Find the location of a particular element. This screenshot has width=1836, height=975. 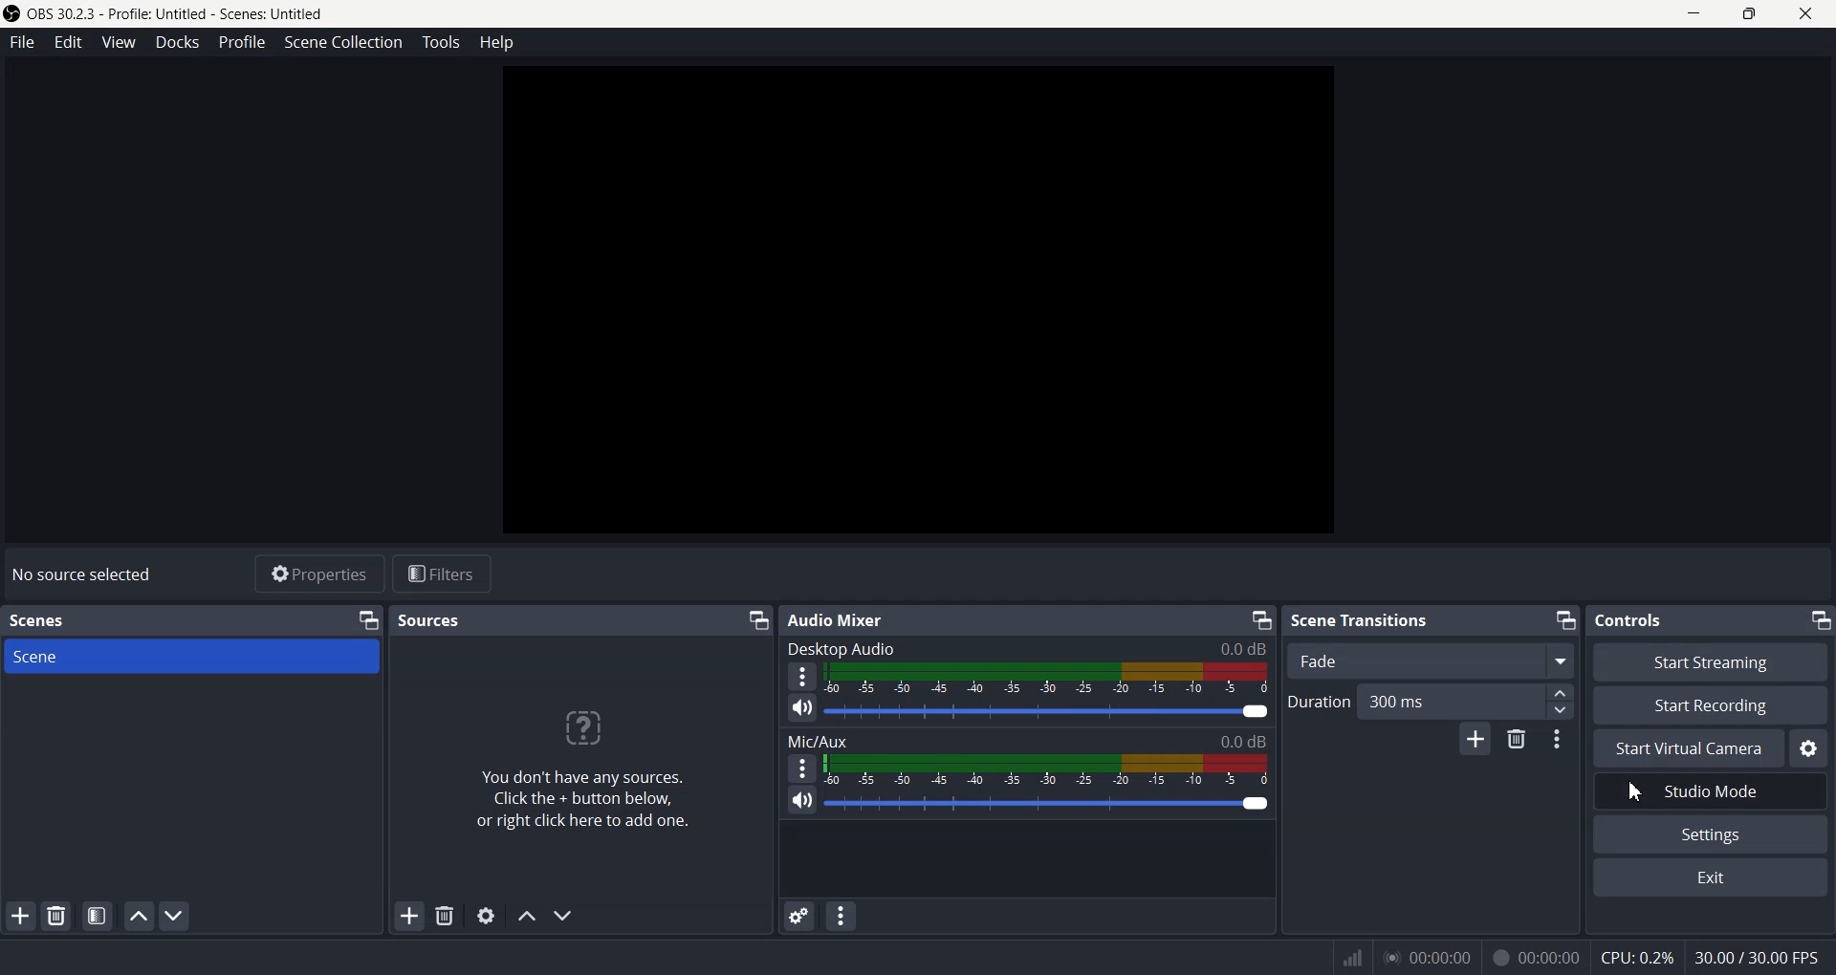

Network signal is located at coordinates (1350, 957).